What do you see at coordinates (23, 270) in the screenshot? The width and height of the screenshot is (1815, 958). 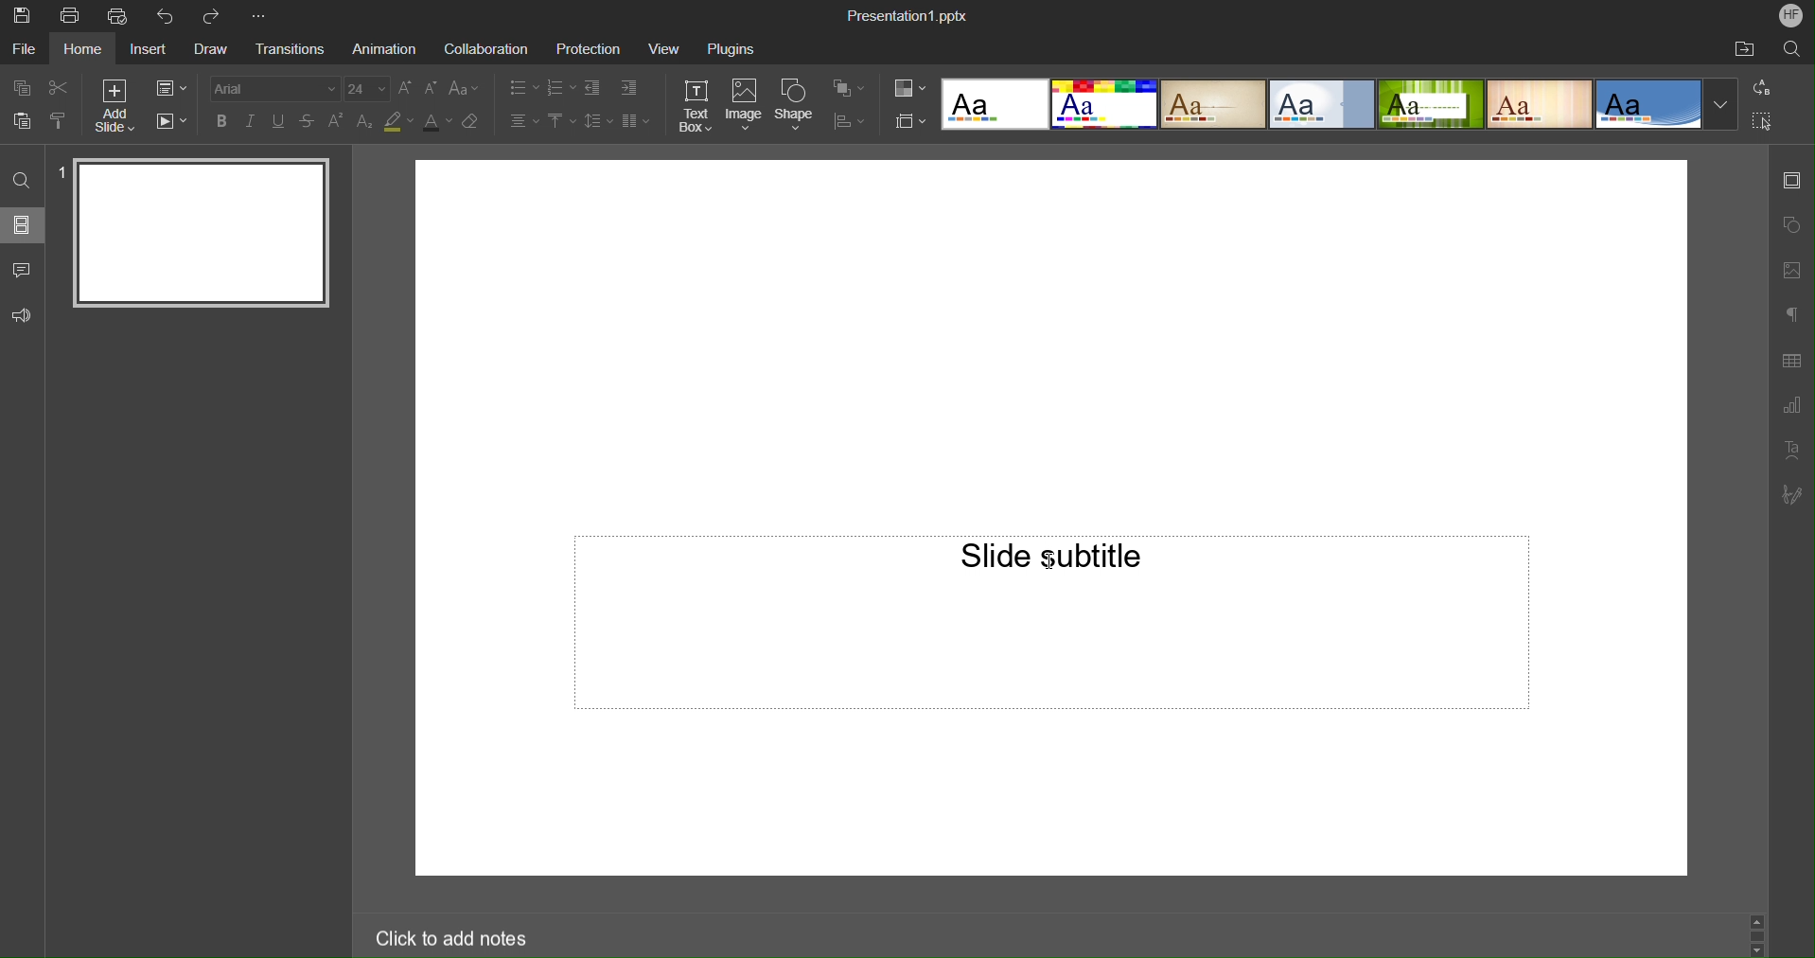 I see `Comment` at bounding box center [23, 270].